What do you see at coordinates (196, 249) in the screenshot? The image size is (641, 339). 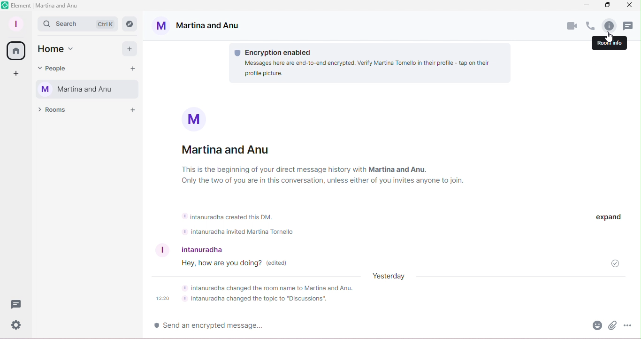 I see `intanuradha` at bounding box center [196, 249].